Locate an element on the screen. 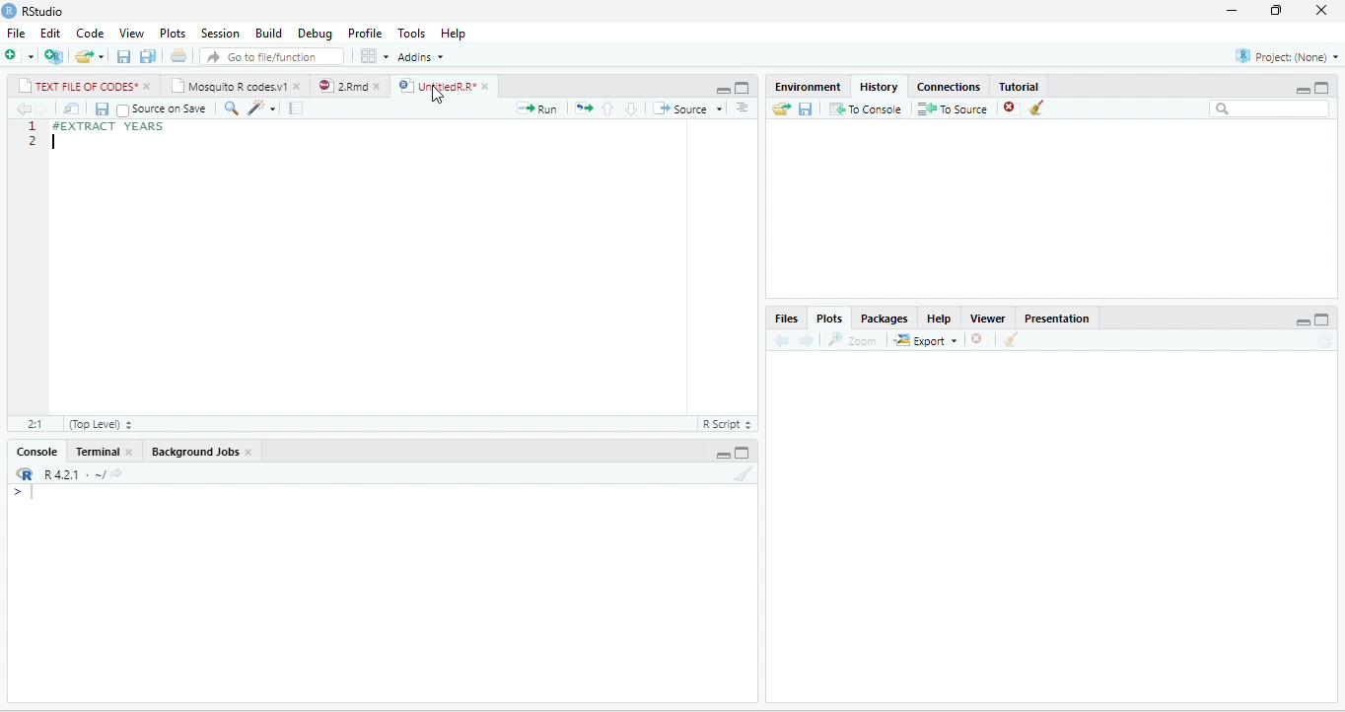  Project(None) is located at coordinates (1287, 56).